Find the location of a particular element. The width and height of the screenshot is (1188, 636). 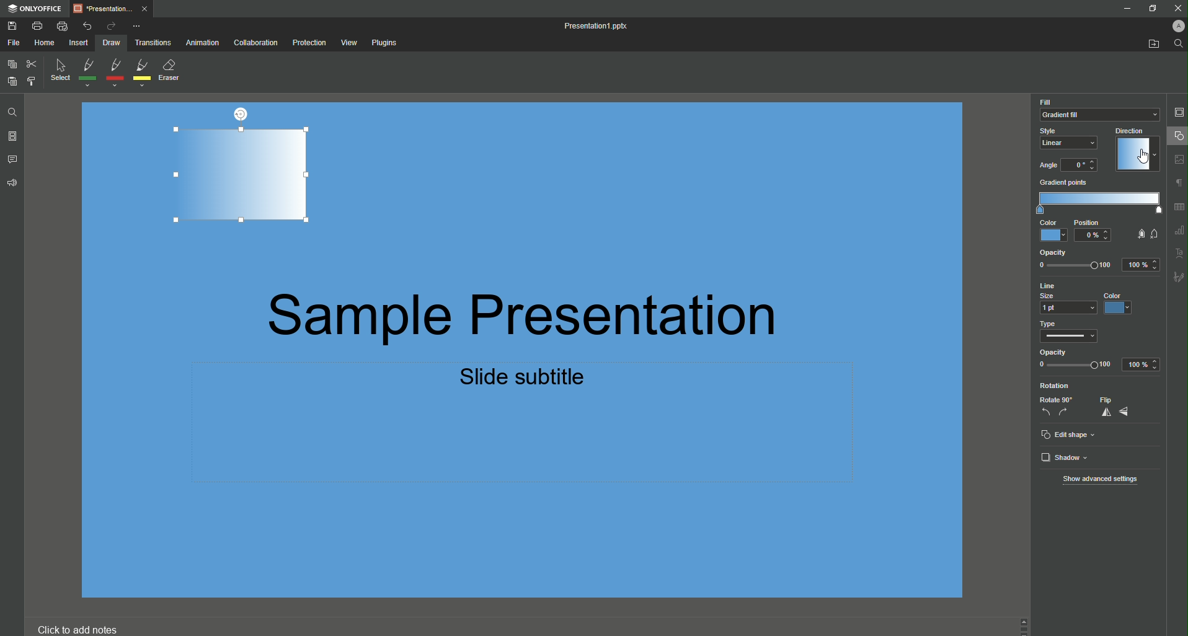

Presentation Text is located at coordinates (575, 341).